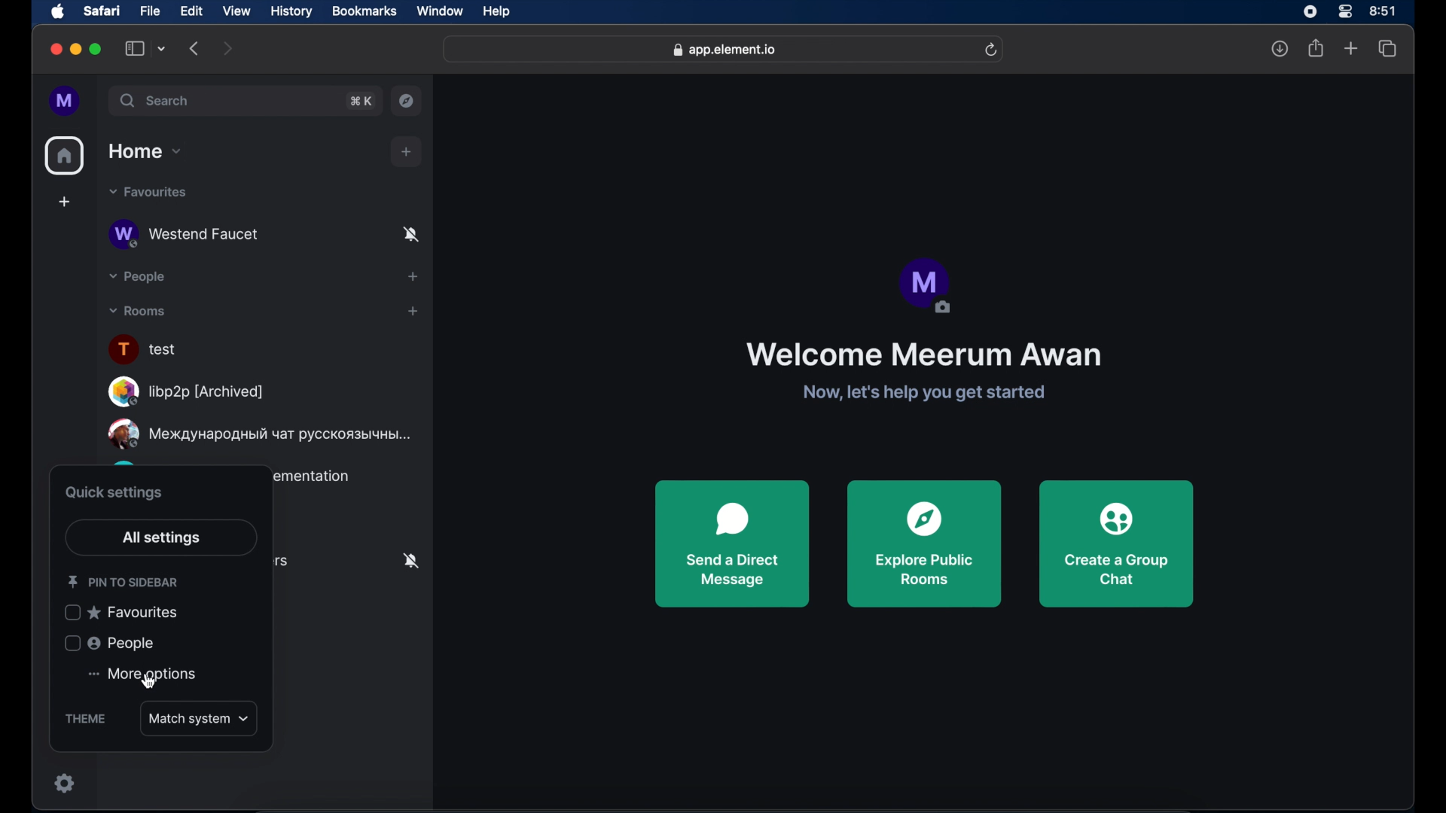 The width and height of the screenshot is (1446, 813). I want to click on view, so click(236, 11).